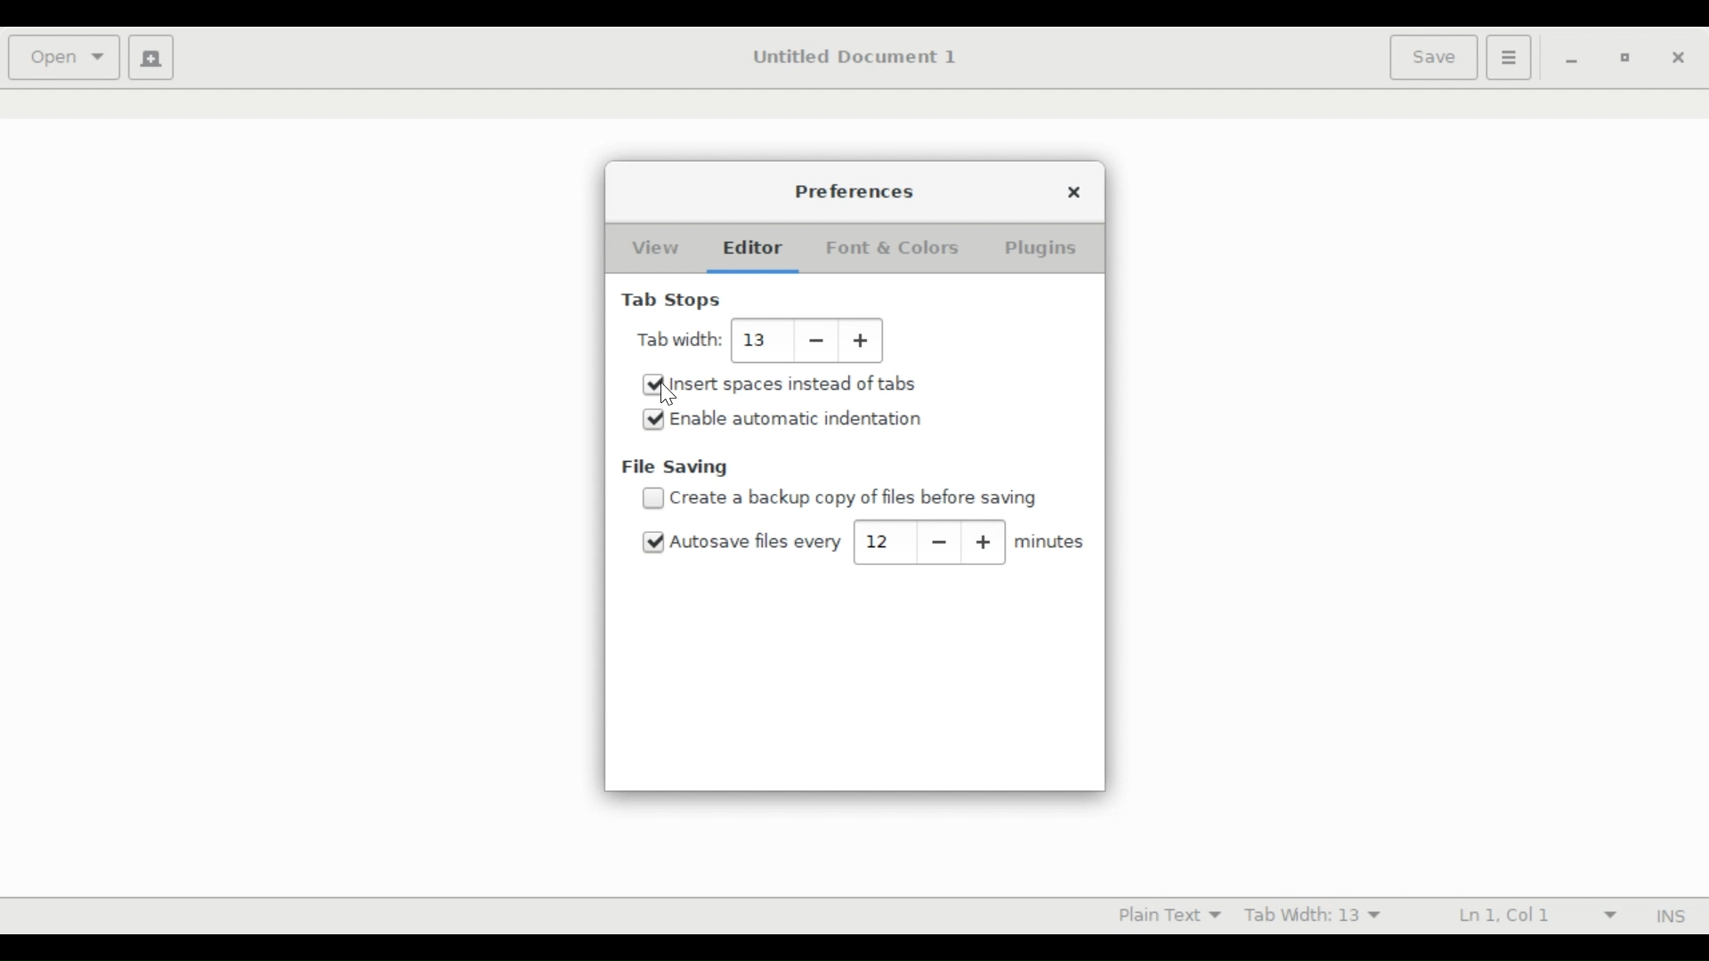  I want to click on Unselected, so click(652, 498).